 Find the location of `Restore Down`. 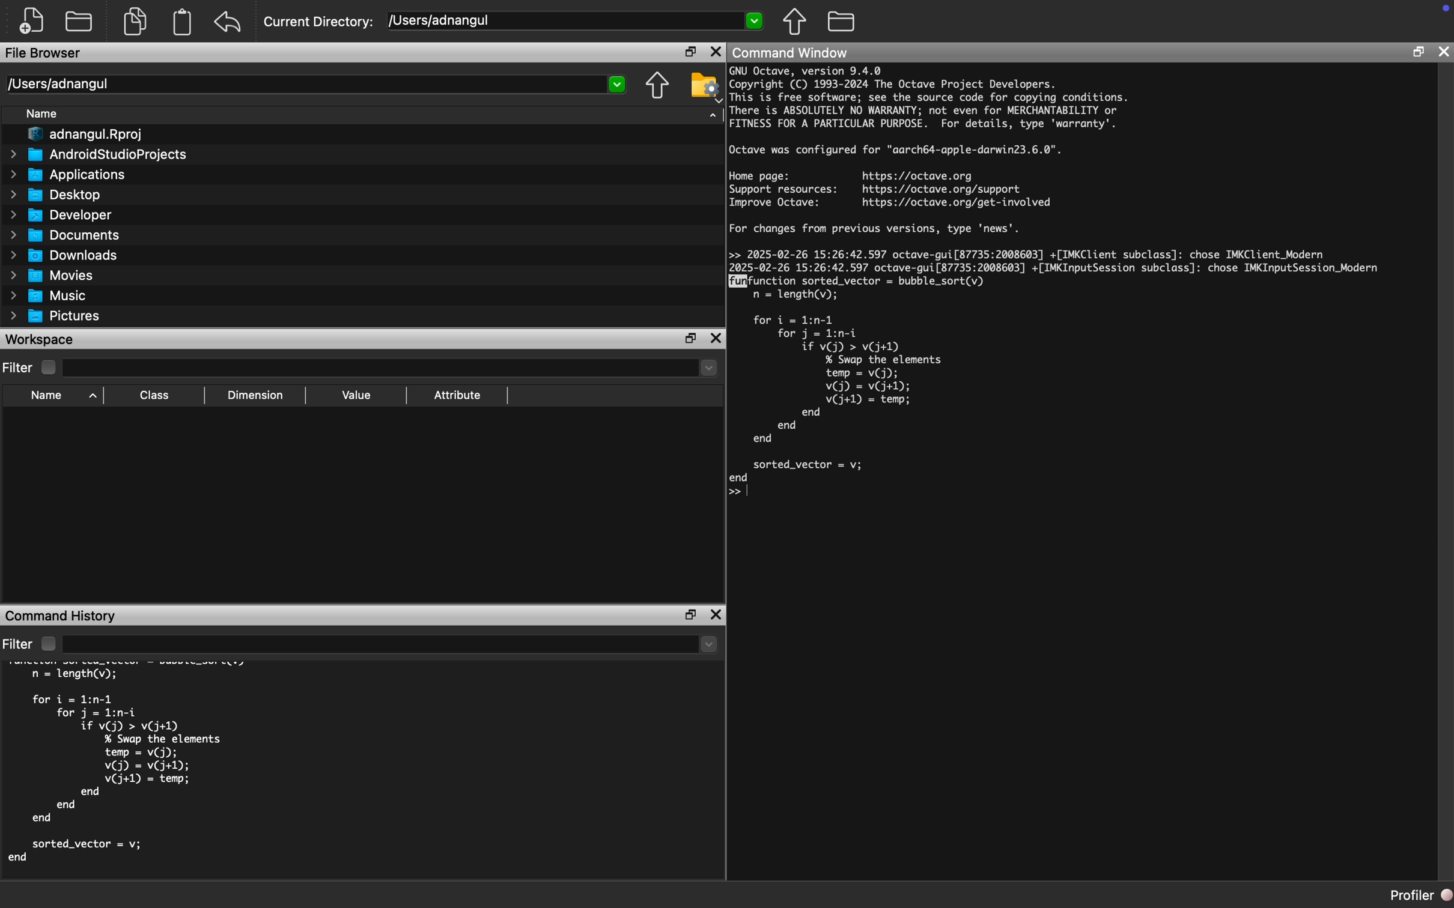

Restore Down is located at coordinates (690, 51).